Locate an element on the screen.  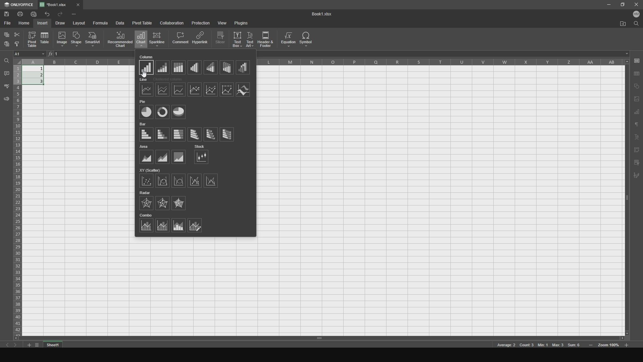
bold is located at coordinates (18, 45).